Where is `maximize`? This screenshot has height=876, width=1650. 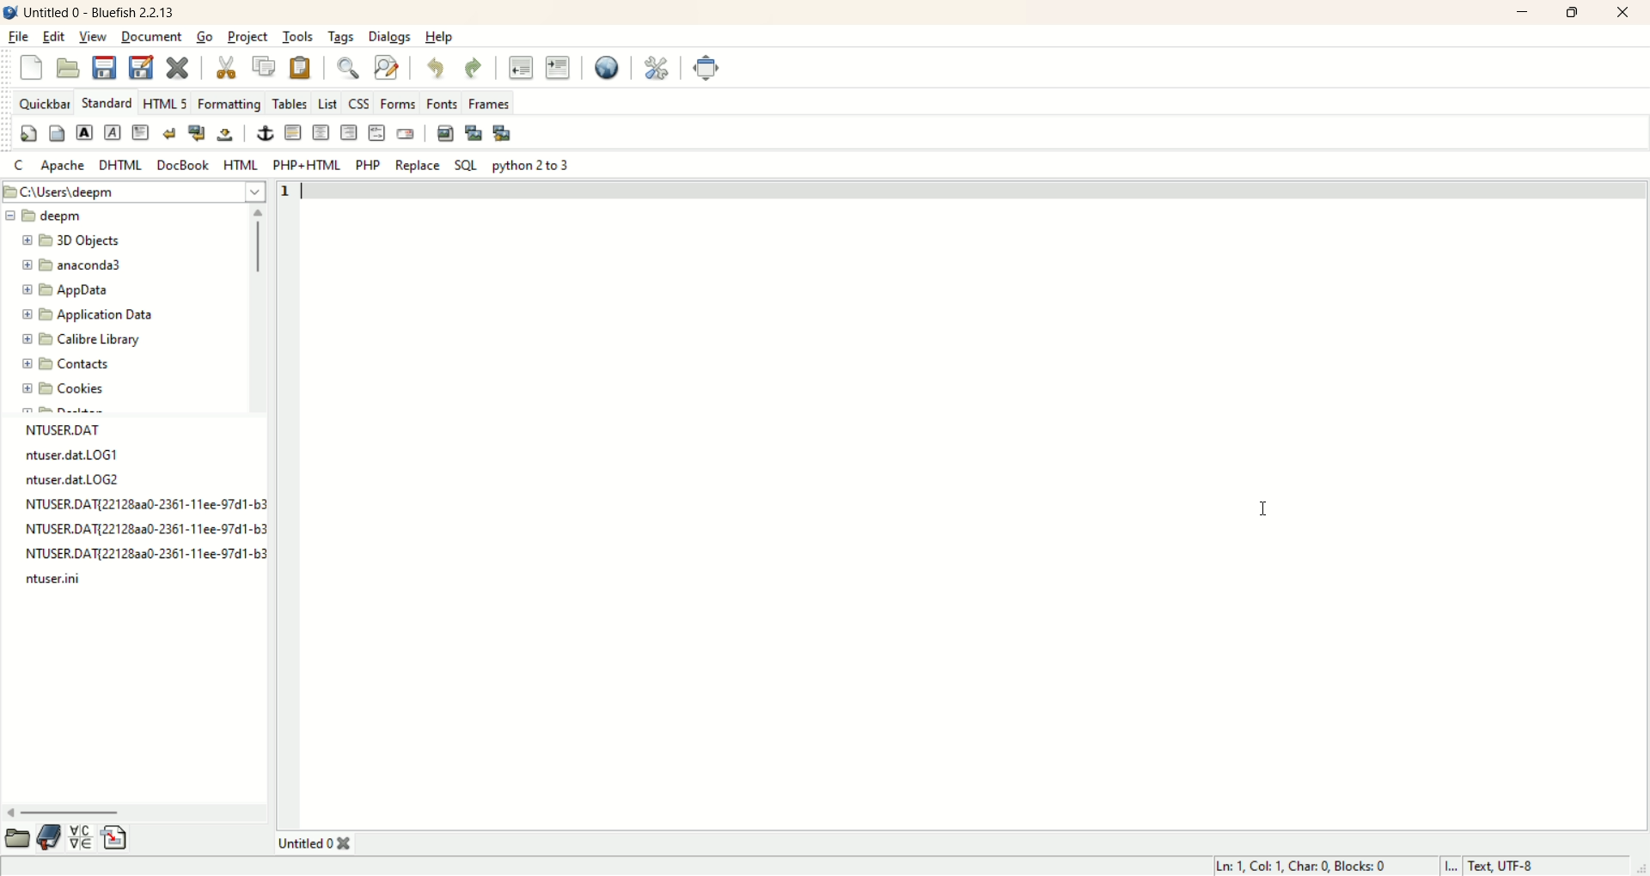
maximize is located at coordinates (1574, 15).